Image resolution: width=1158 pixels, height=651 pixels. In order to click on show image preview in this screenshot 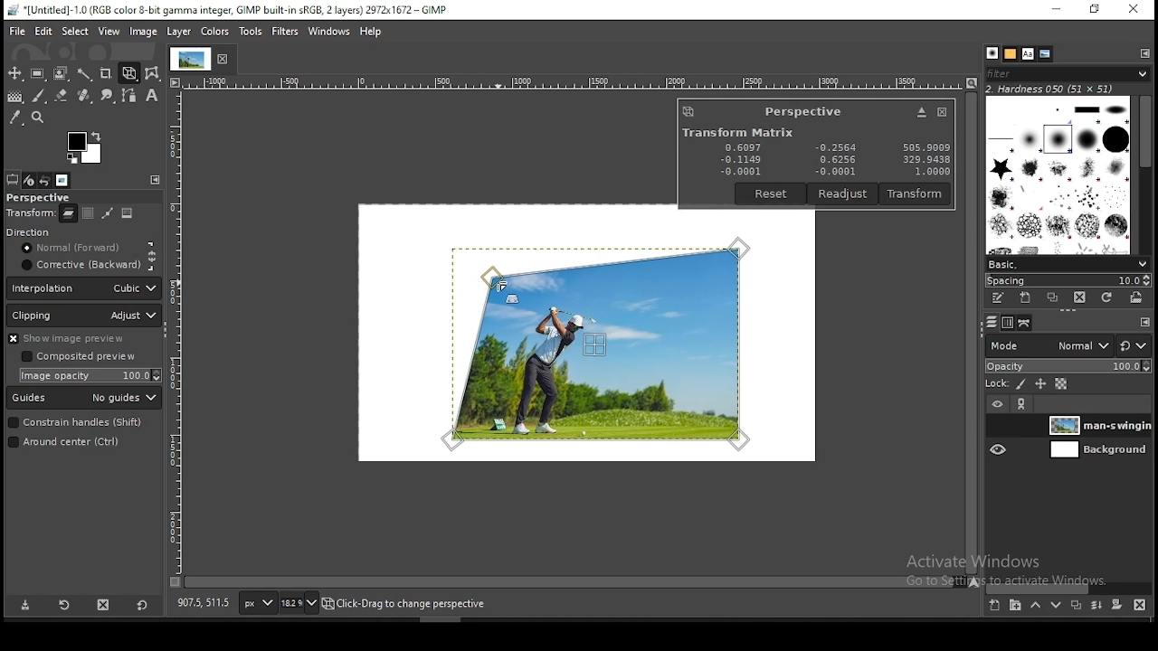, I will do `click(80, 338)`.